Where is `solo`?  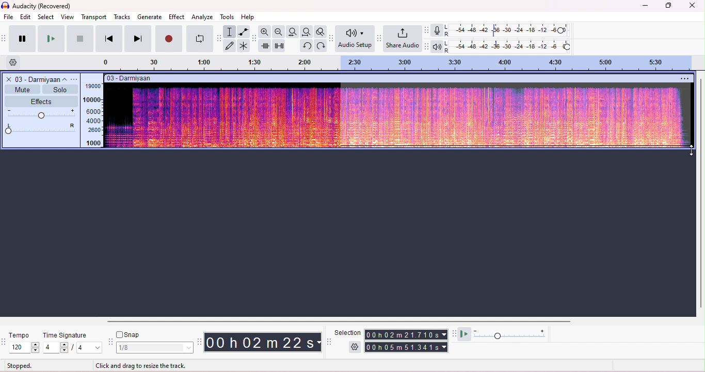 solo is located at coordinates (59, 89).